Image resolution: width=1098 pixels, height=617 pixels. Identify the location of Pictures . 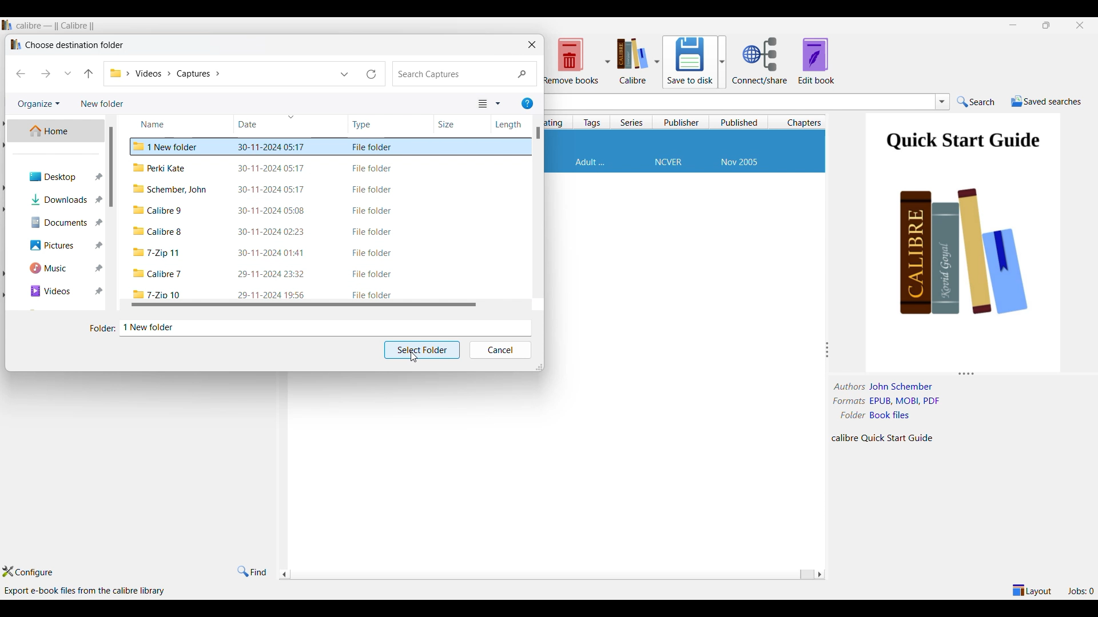
(60, 246).